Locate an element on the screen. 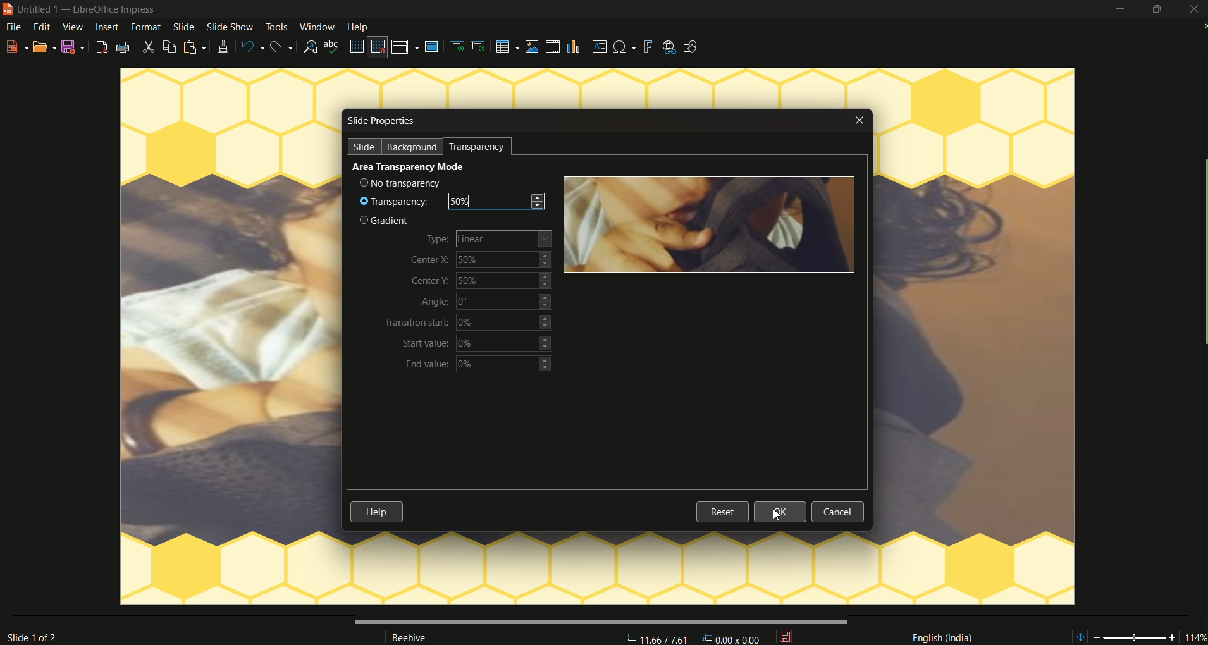  center X is located at coordinates (431, 260).